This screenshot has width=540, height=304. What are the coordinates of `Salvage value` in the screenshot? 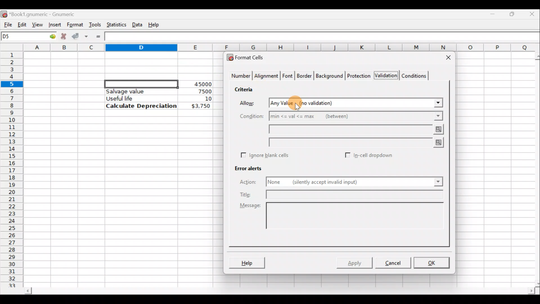 It's located at (136, 91).